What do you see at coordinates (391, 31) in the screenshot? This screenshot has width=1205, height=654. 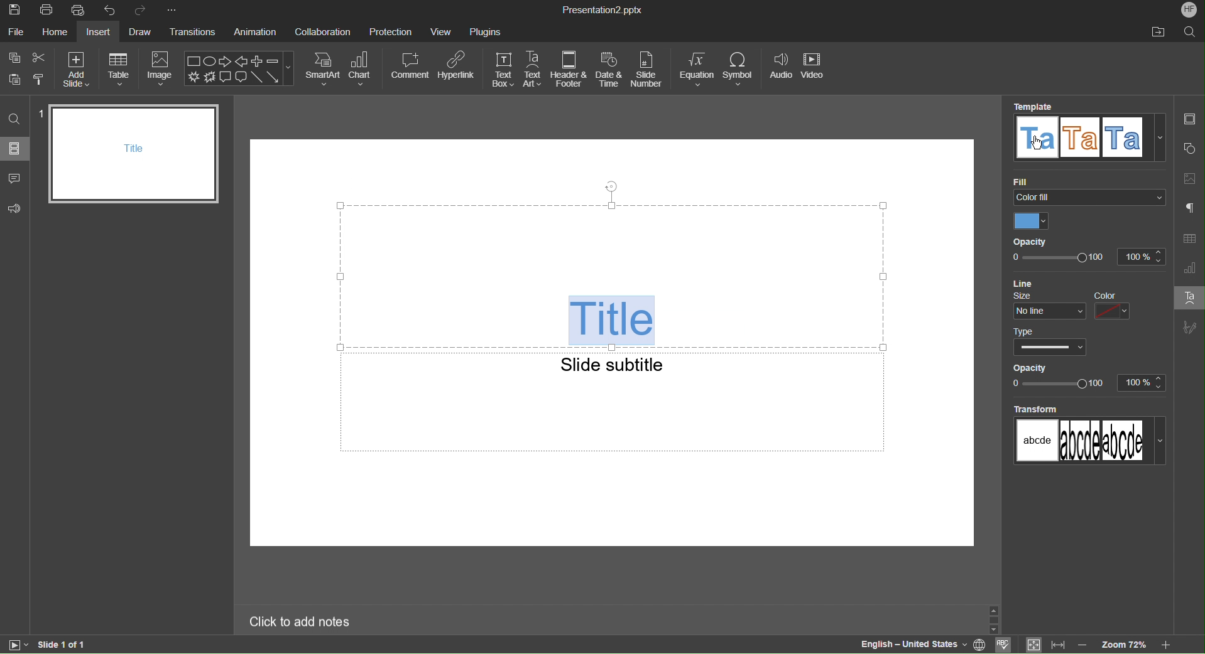 I see `Protection` at bounding box center [391, 31].